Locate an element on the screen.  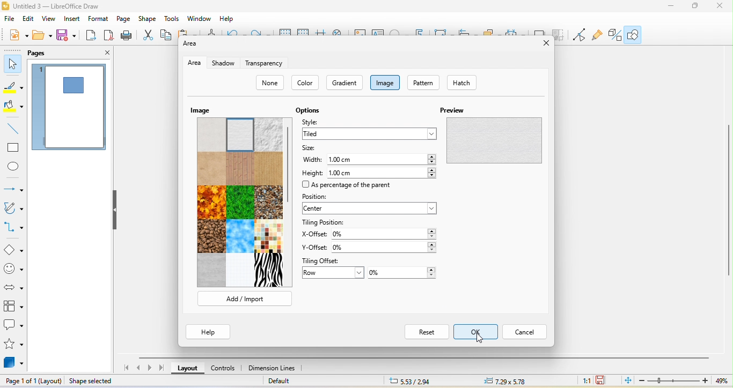
point edit mode is located at coordinates (579, 35).